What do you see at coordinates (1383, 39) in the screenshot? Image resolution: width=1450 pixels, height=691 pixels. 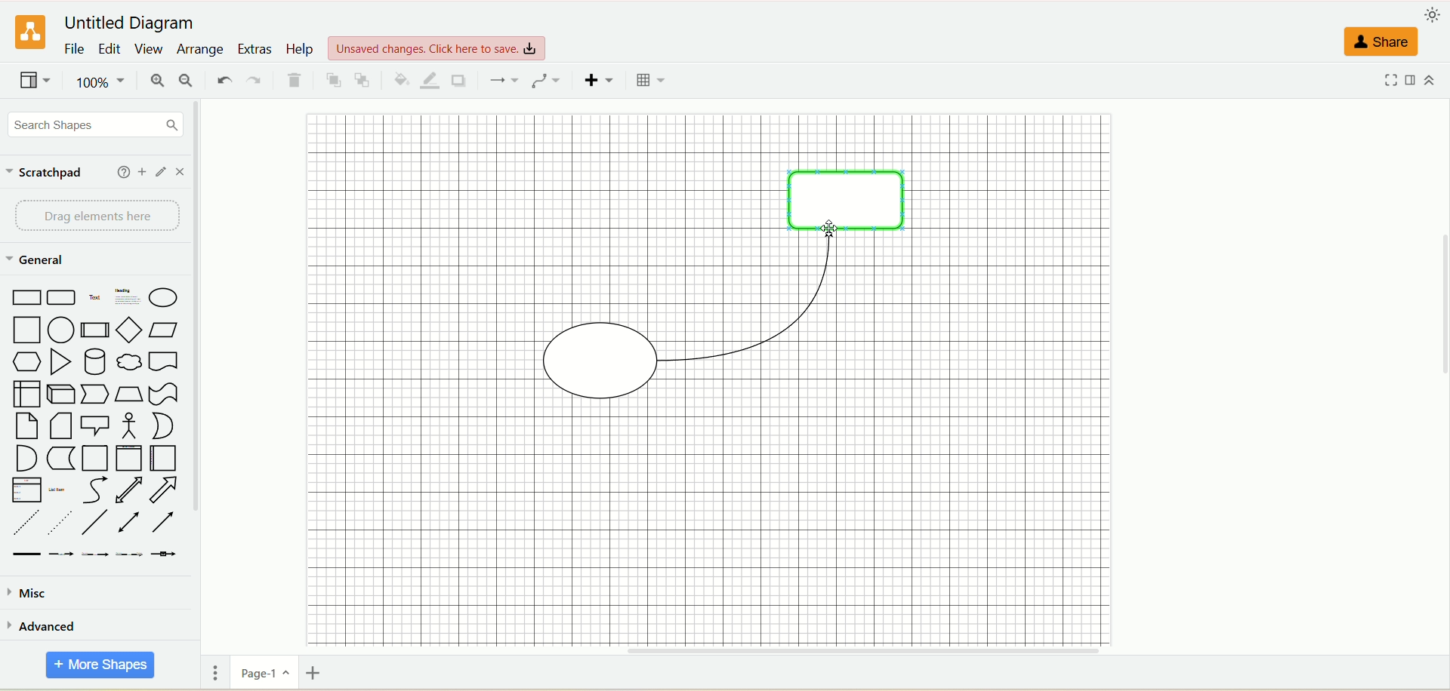 I see `share` at bounding box center [1383, 39].